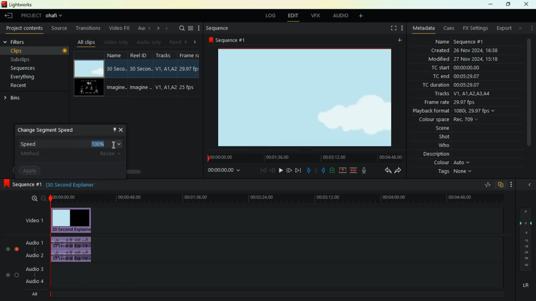 Image resolution: width=536 pixels, height=301 pixels. Describe the element at coordinates (36, 281) in the screenshot. I see `audio4` at that location.